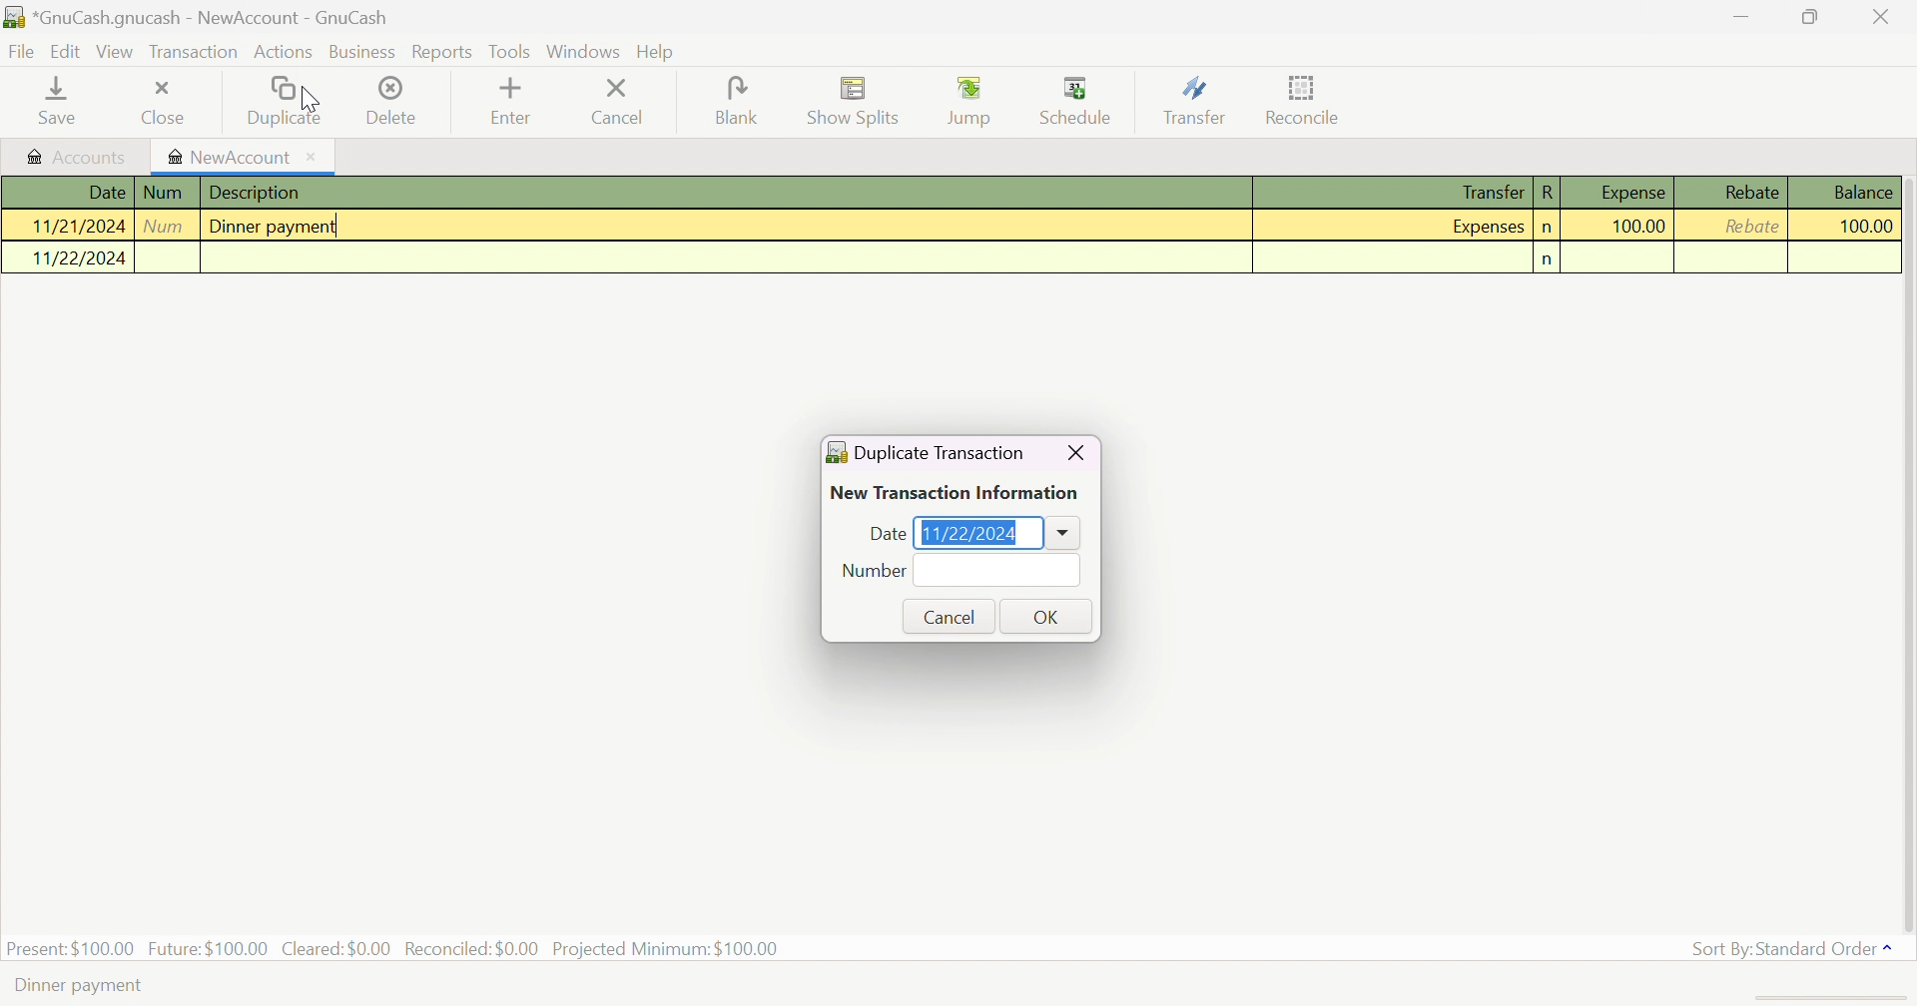  Describe the element at coordinates (75, 156) in the screenshot. I see `Accounts` at that location.